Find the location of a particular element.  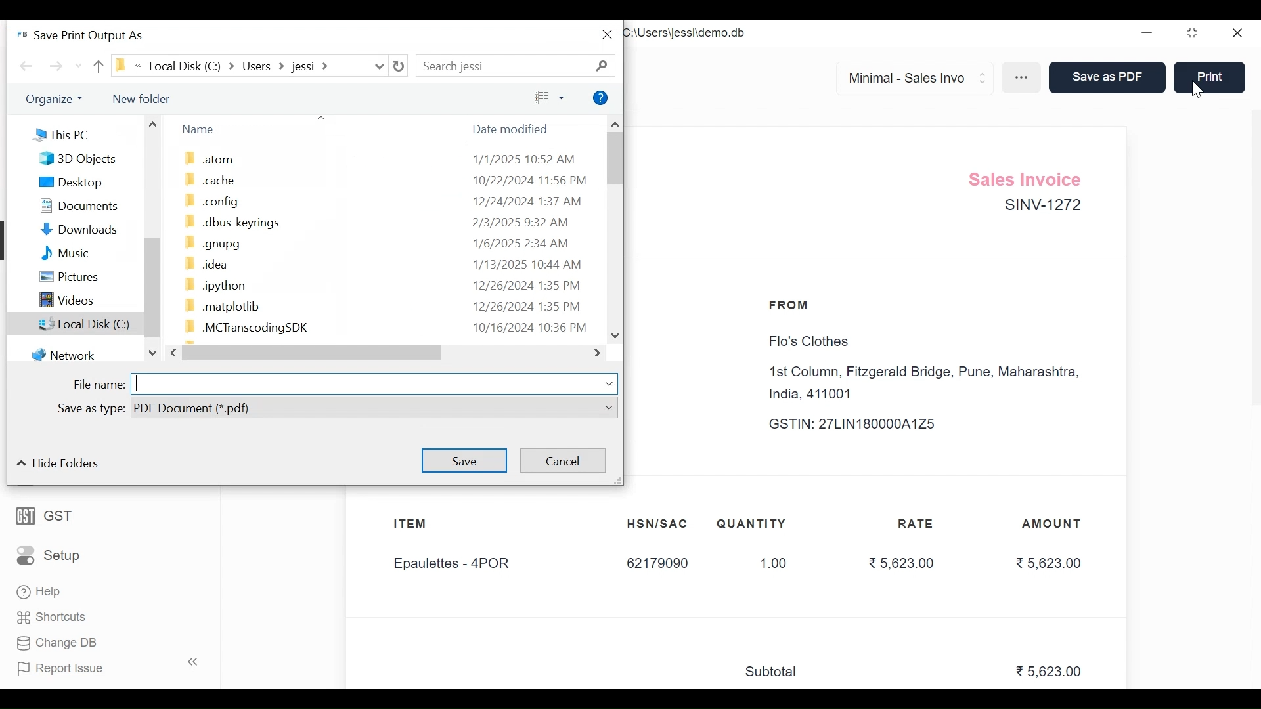

Epaulettes - 4POR is located at coordinates (459, 565).